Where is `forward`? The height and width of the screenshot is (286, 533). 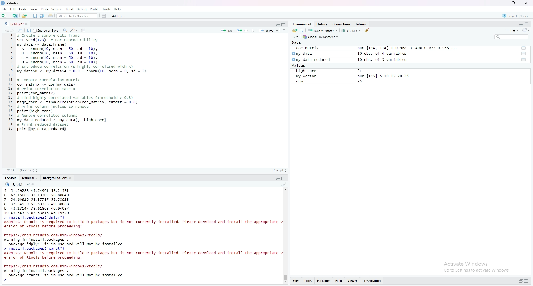 forward is located at coordinates (14, 31).